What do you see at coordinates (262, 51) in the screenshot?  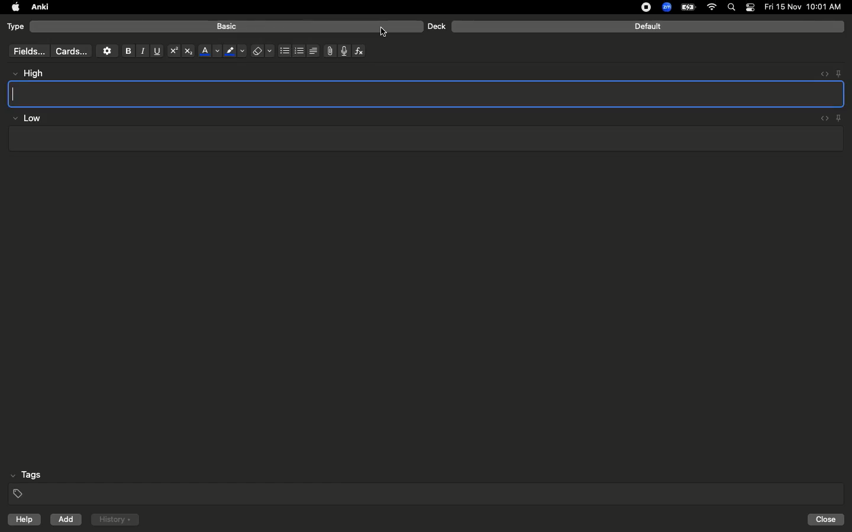 I see `Eraser` at bounding box center [262, 51].